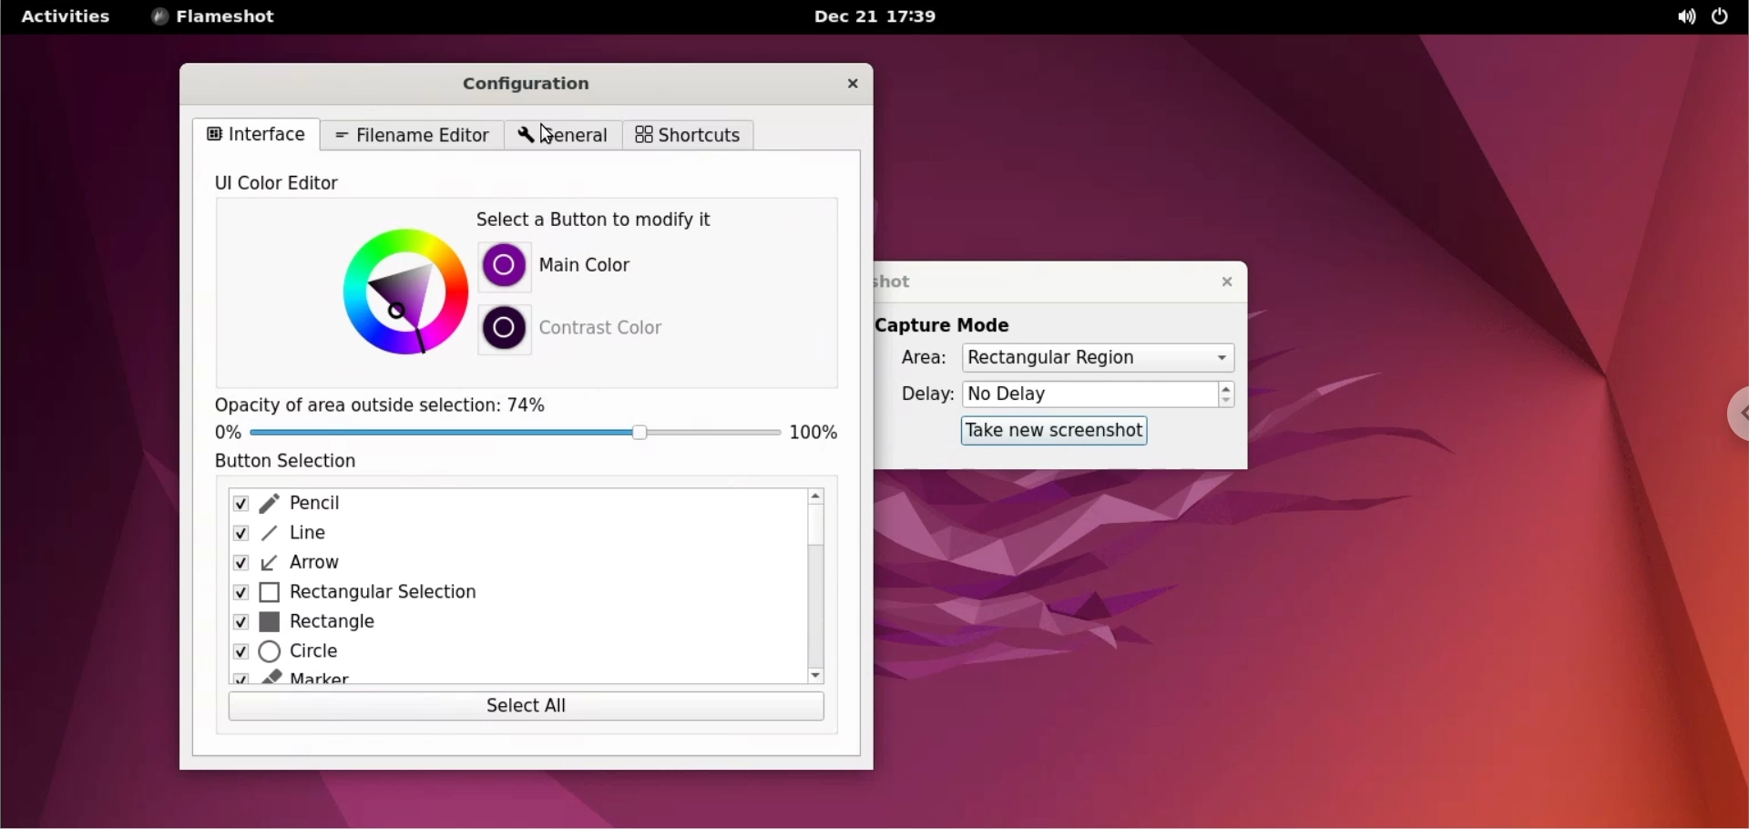 The width and height of the screenshot is (1749, 829). Describe the element at coordinates (413, 137) in the screenshot. I see `filename editor` at that location.